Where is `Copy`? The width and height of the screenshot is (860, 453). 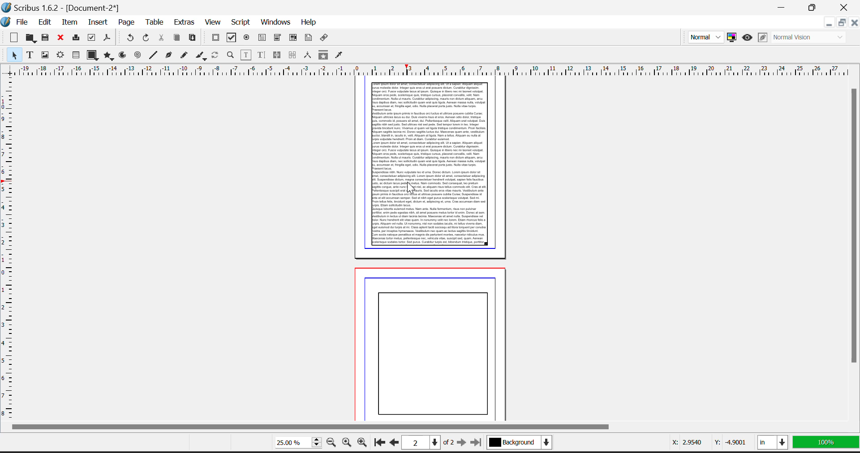
Copy is located at coordinates (177, 38).